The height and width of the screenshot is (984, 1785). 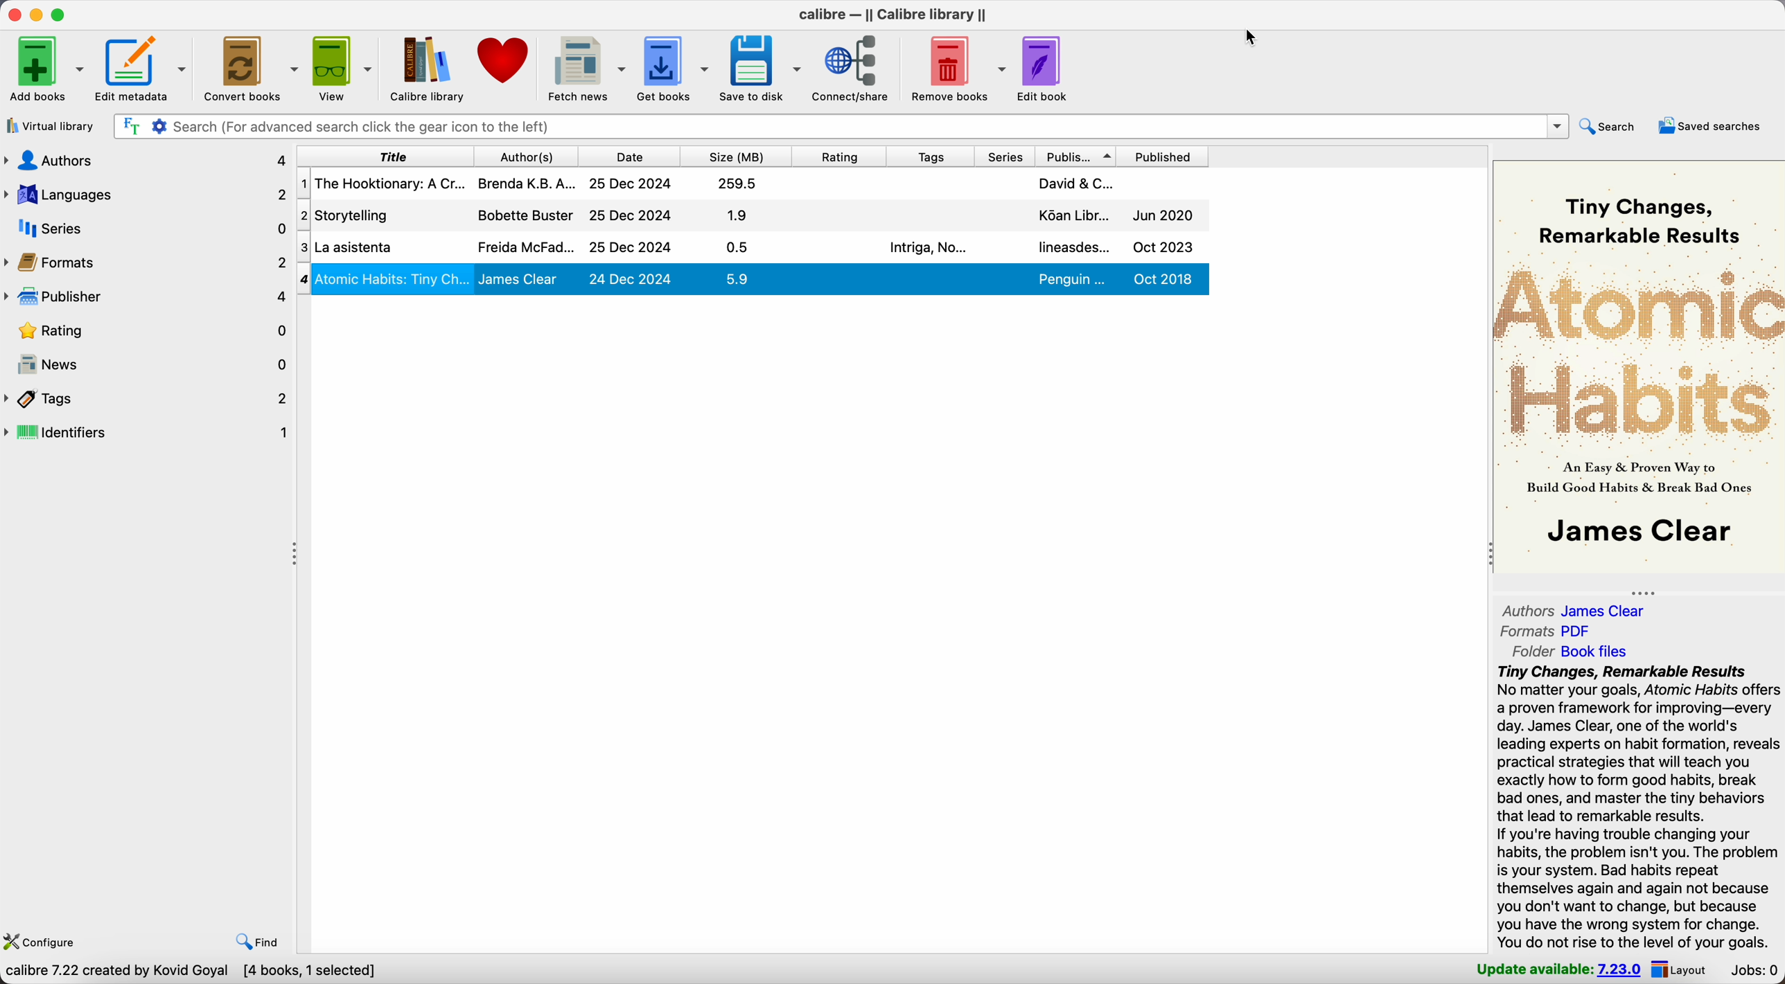 What do you see at coordinates (304, 184) in the screenshot?
I see `1` at bounding box center [304, 184].